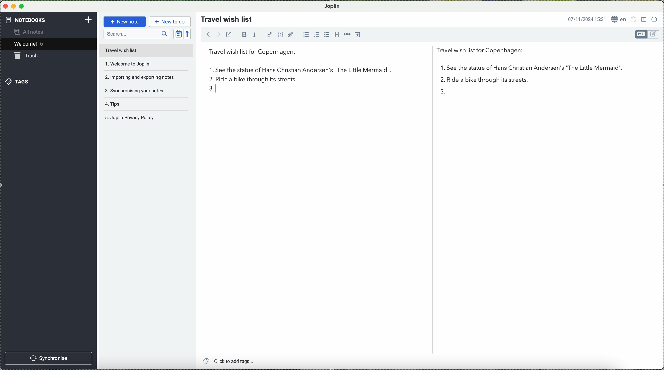  Describe the element at coordinates (210, 36) in the screenshot. I see `navigate` at that location.